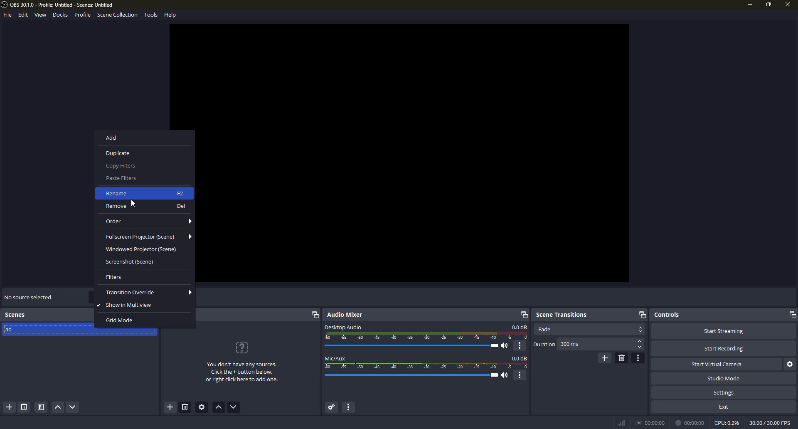 This screenshot has width=798, height=429. What do you see at coordinates (723, 330) in the screenshot?
I see `start streaming` at bounding box center [723, 330].